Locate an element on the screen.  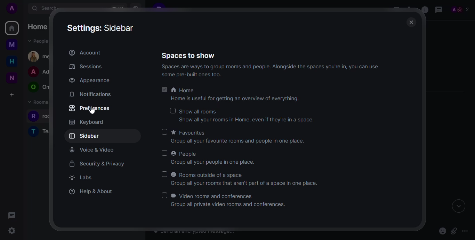
settings:sidebar is located at coordinates (103, 27).